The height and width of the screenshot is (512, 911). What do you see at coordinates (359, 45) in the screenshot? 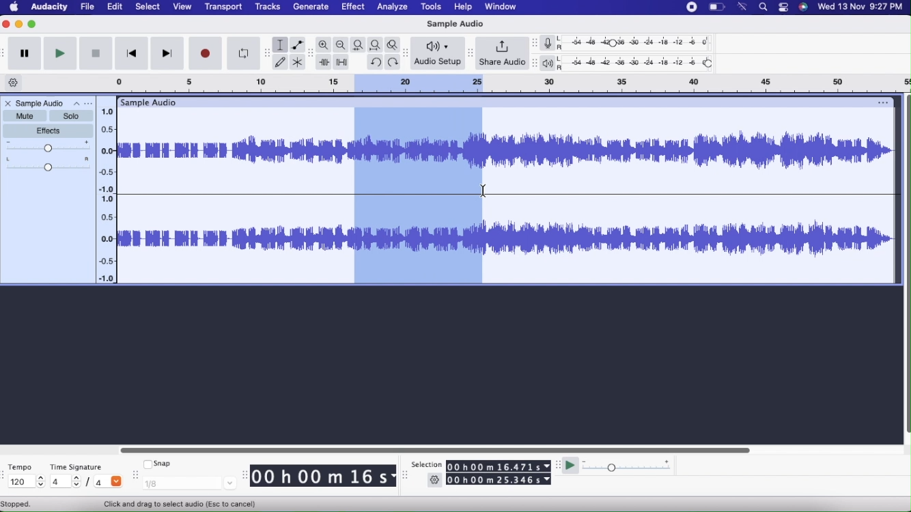
I see `Fit selection to width` at bounding box center [359, 45].